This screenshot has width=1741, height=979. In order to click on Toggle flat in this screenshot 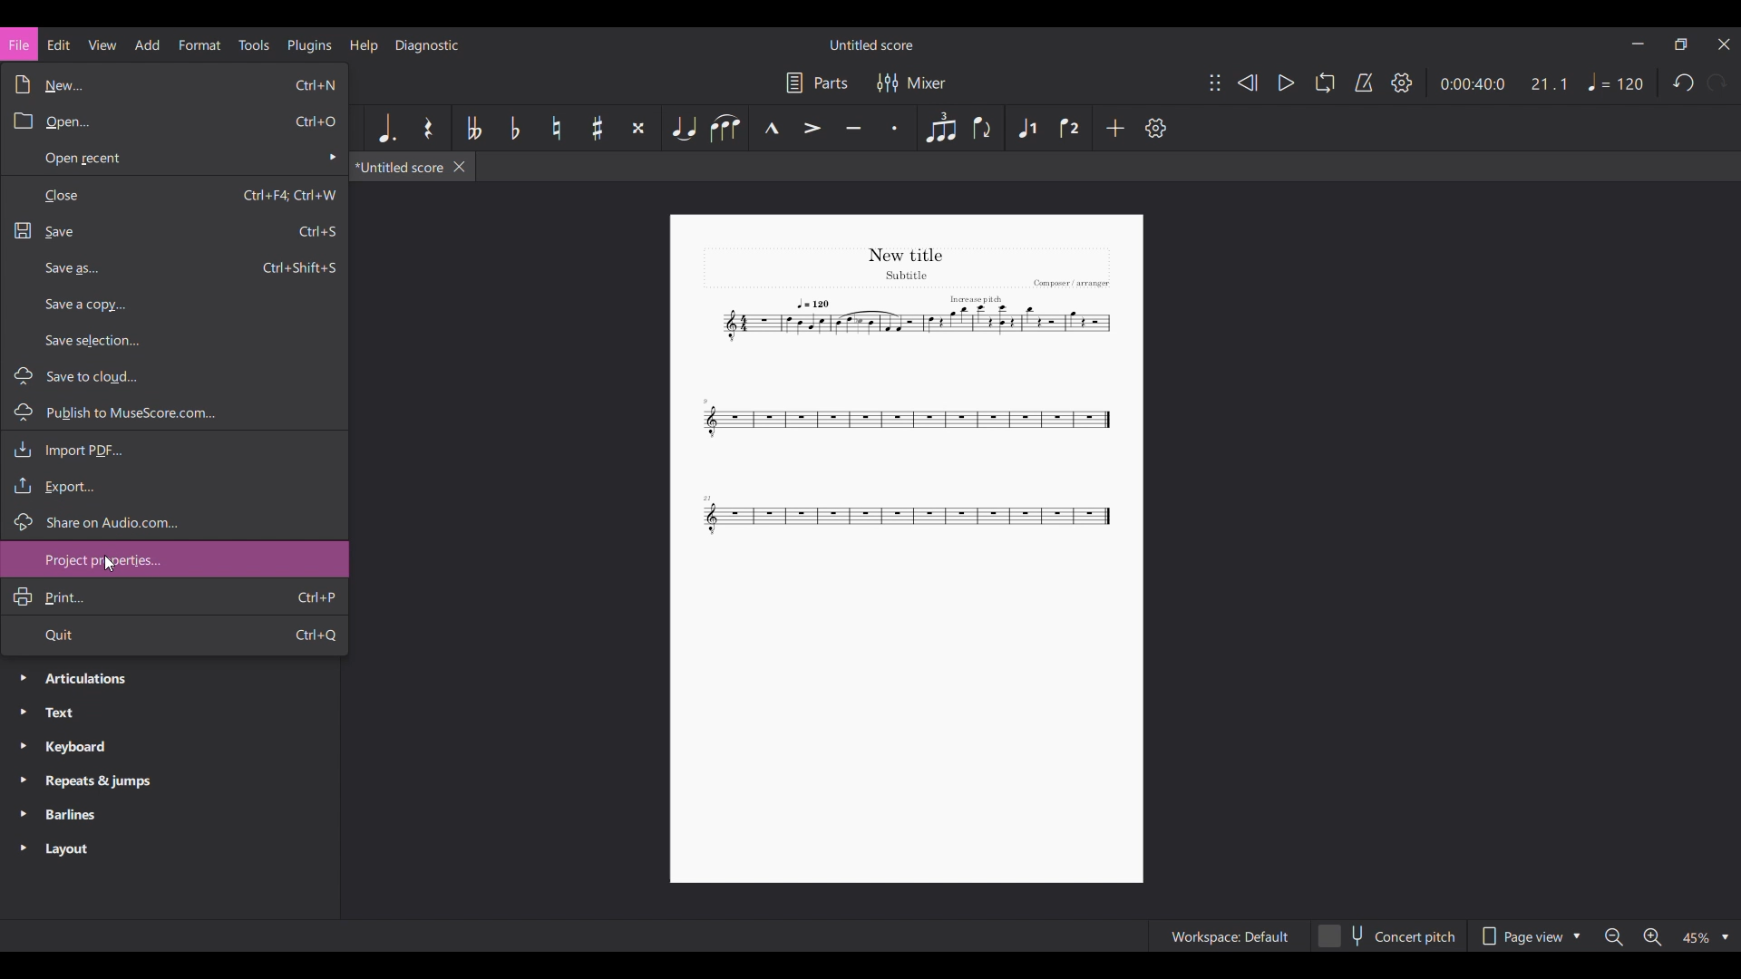, I will do `click(515, 128)`.